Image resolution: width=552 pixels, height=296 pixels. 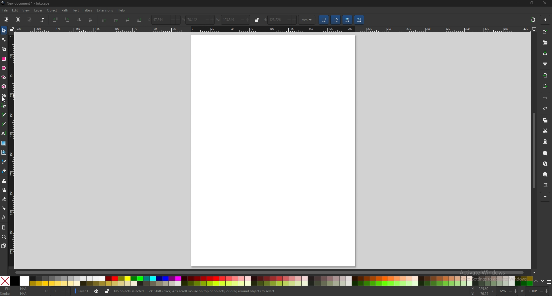 I want to click on O: 100, so click(x=57, y=291).